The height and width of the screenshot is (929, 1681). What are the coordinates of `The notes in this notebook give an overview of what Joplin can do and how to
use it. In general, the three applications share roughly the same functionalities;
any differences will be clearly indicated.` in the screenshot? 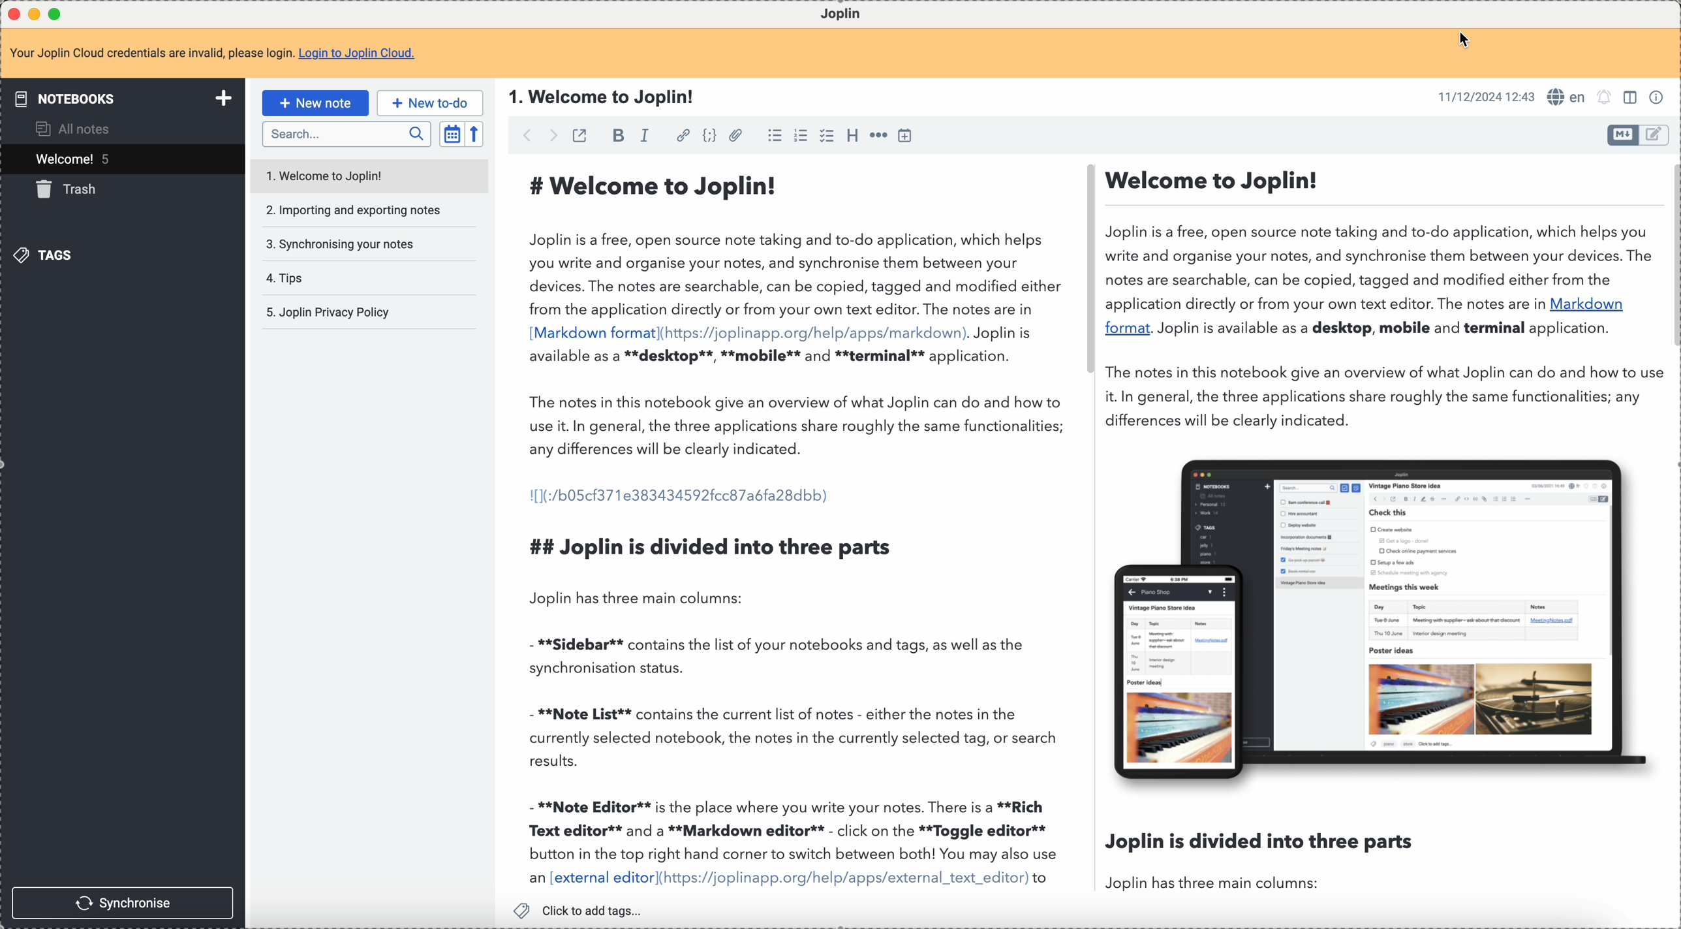 It's located at (801, 429).